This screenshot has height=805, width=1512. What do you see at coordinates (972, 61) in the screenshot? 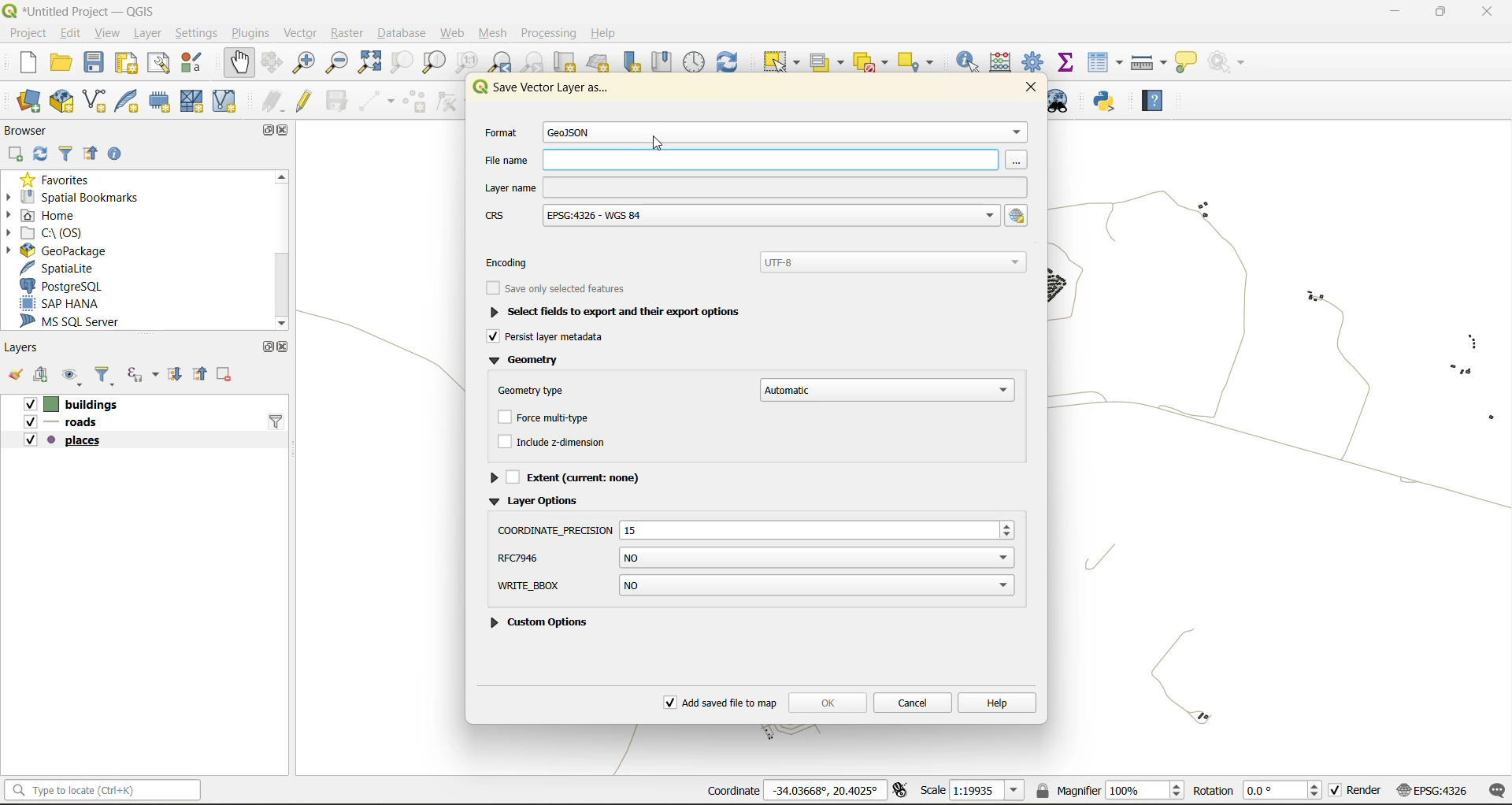
I see `identify features` at bounding box center [972, 61].